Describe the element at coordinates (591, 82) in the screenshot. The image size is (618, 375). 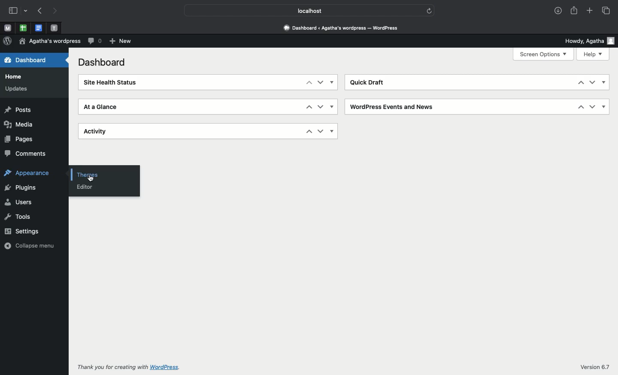
I see `Down` at that location.